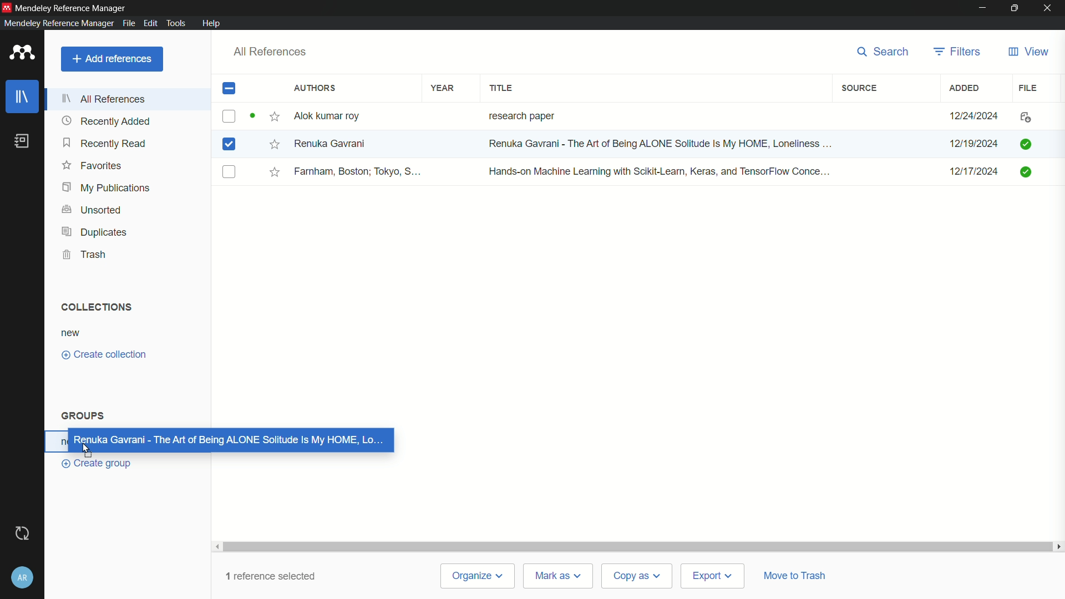  I want to click on export, so click(710, 576).